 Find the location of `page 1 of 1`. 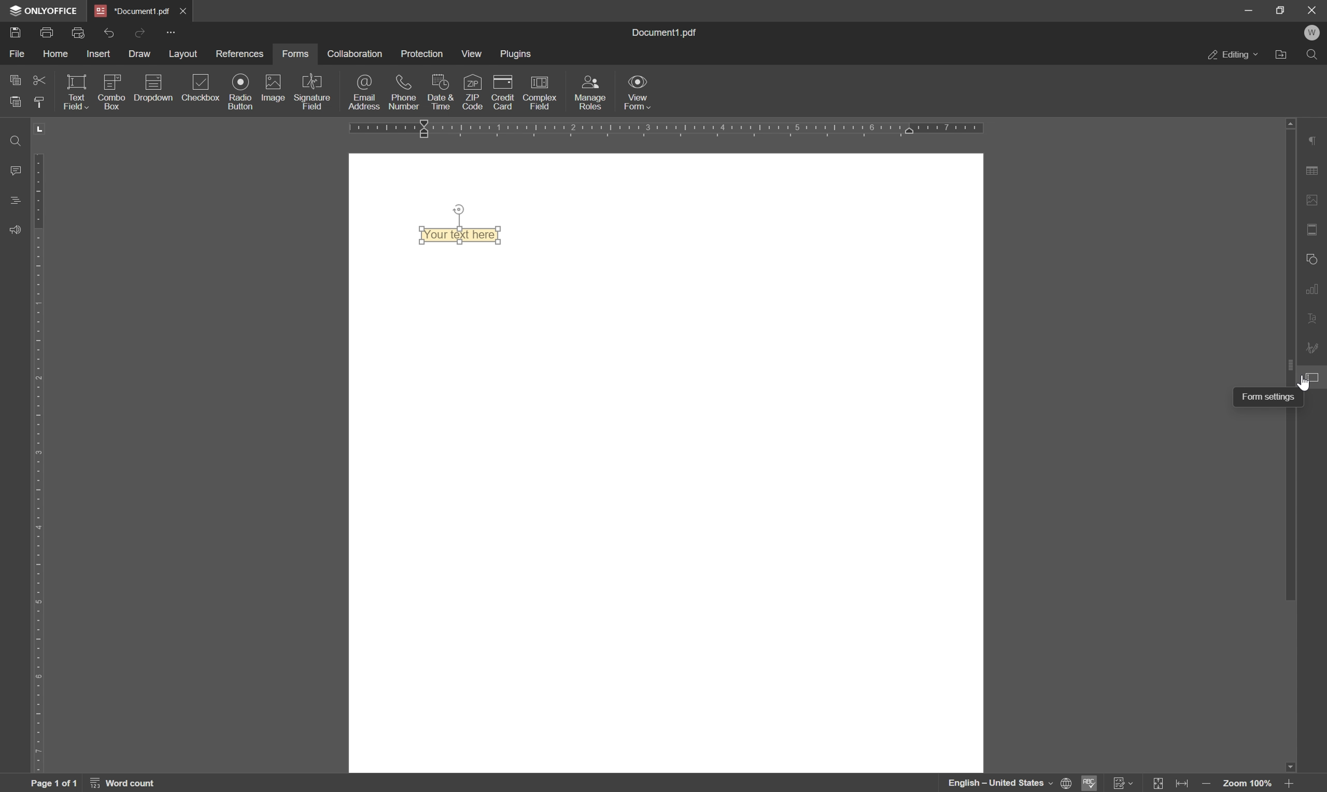

page 1 of 1 is located at coordinates (55, 783).